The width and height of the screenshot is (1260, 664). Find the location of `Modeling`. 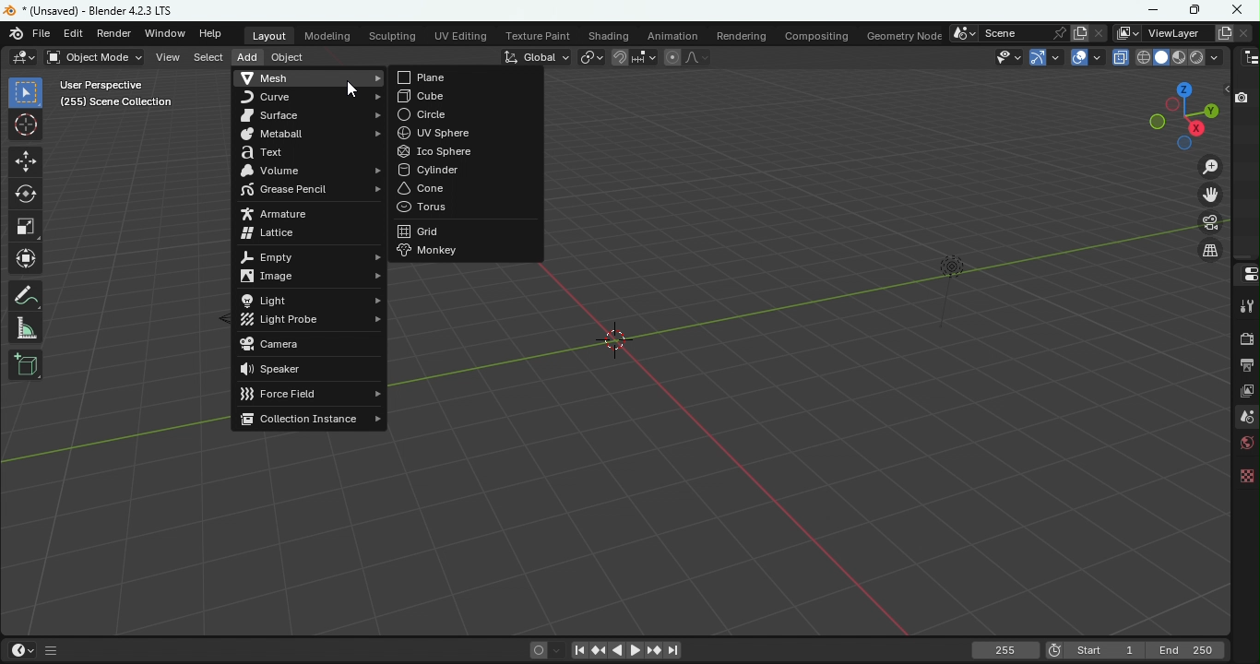

Modeling is located at coordinates (327, 34).